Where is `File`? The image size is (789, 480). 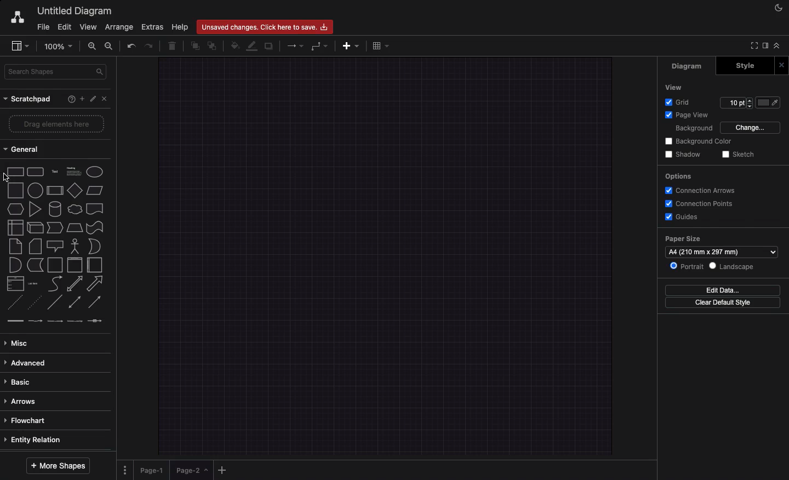 File is located at coordinates (43, 26).